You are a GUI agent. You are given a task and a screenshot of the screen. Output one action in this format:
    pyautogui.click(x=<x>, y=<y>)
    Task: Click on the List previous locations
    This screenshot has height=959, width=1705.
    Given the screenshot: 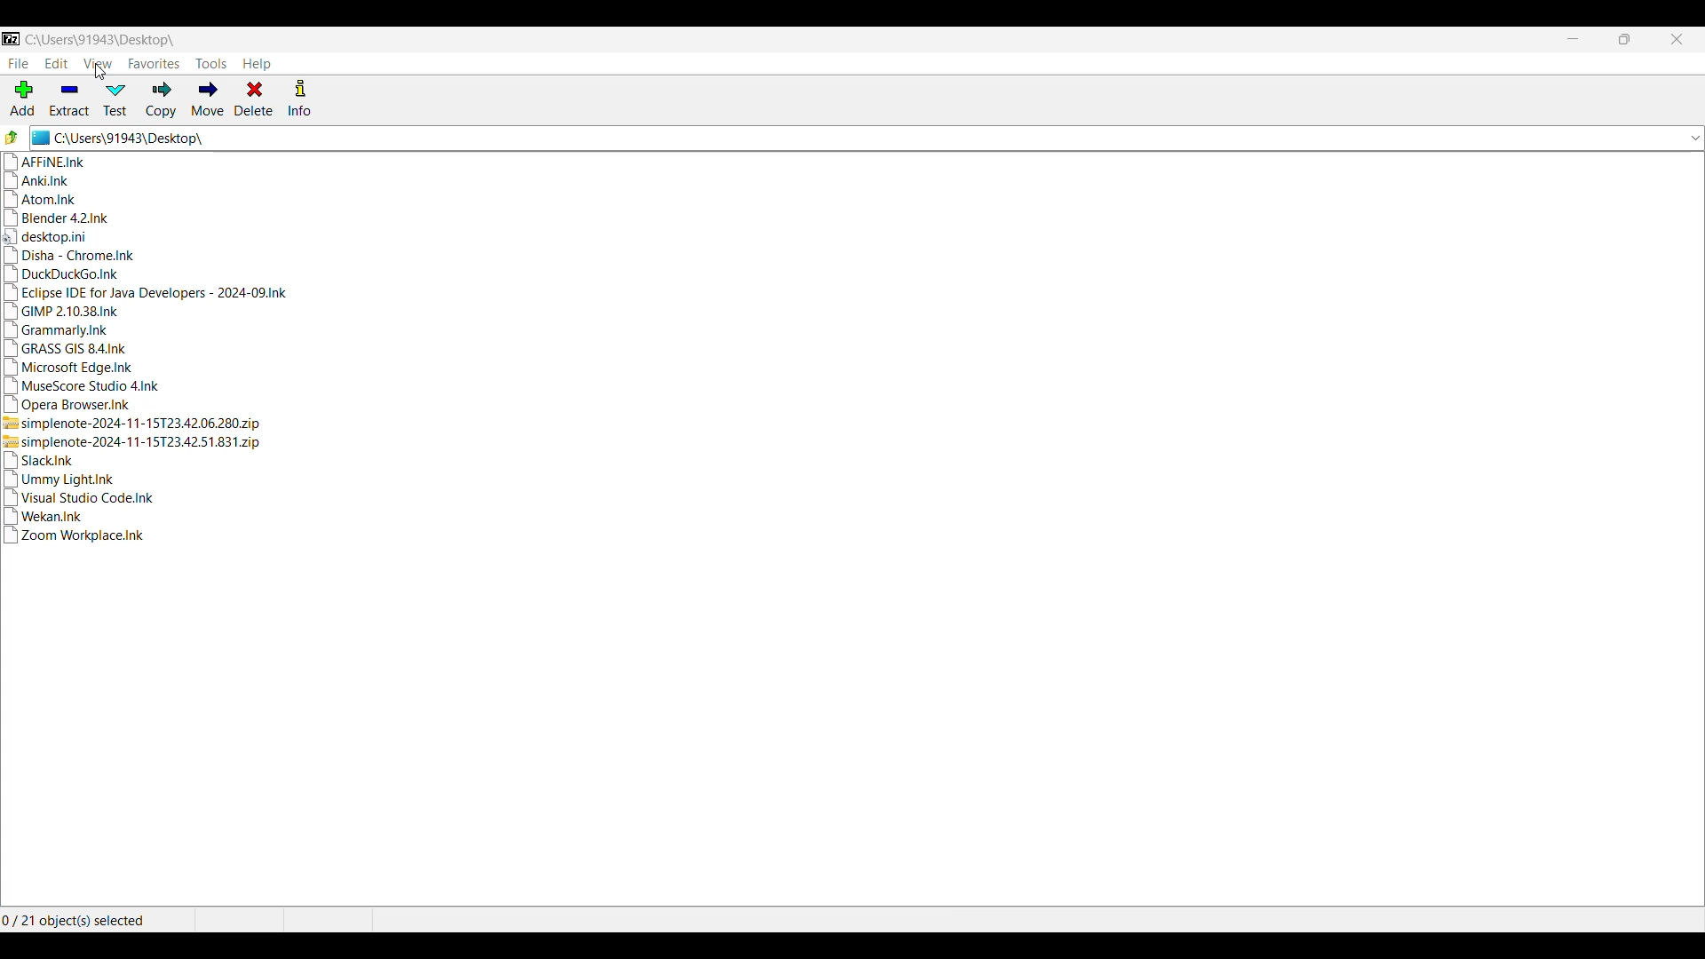 What is the action you would take?
    pyautogui.click(x=1696, y=139)
    